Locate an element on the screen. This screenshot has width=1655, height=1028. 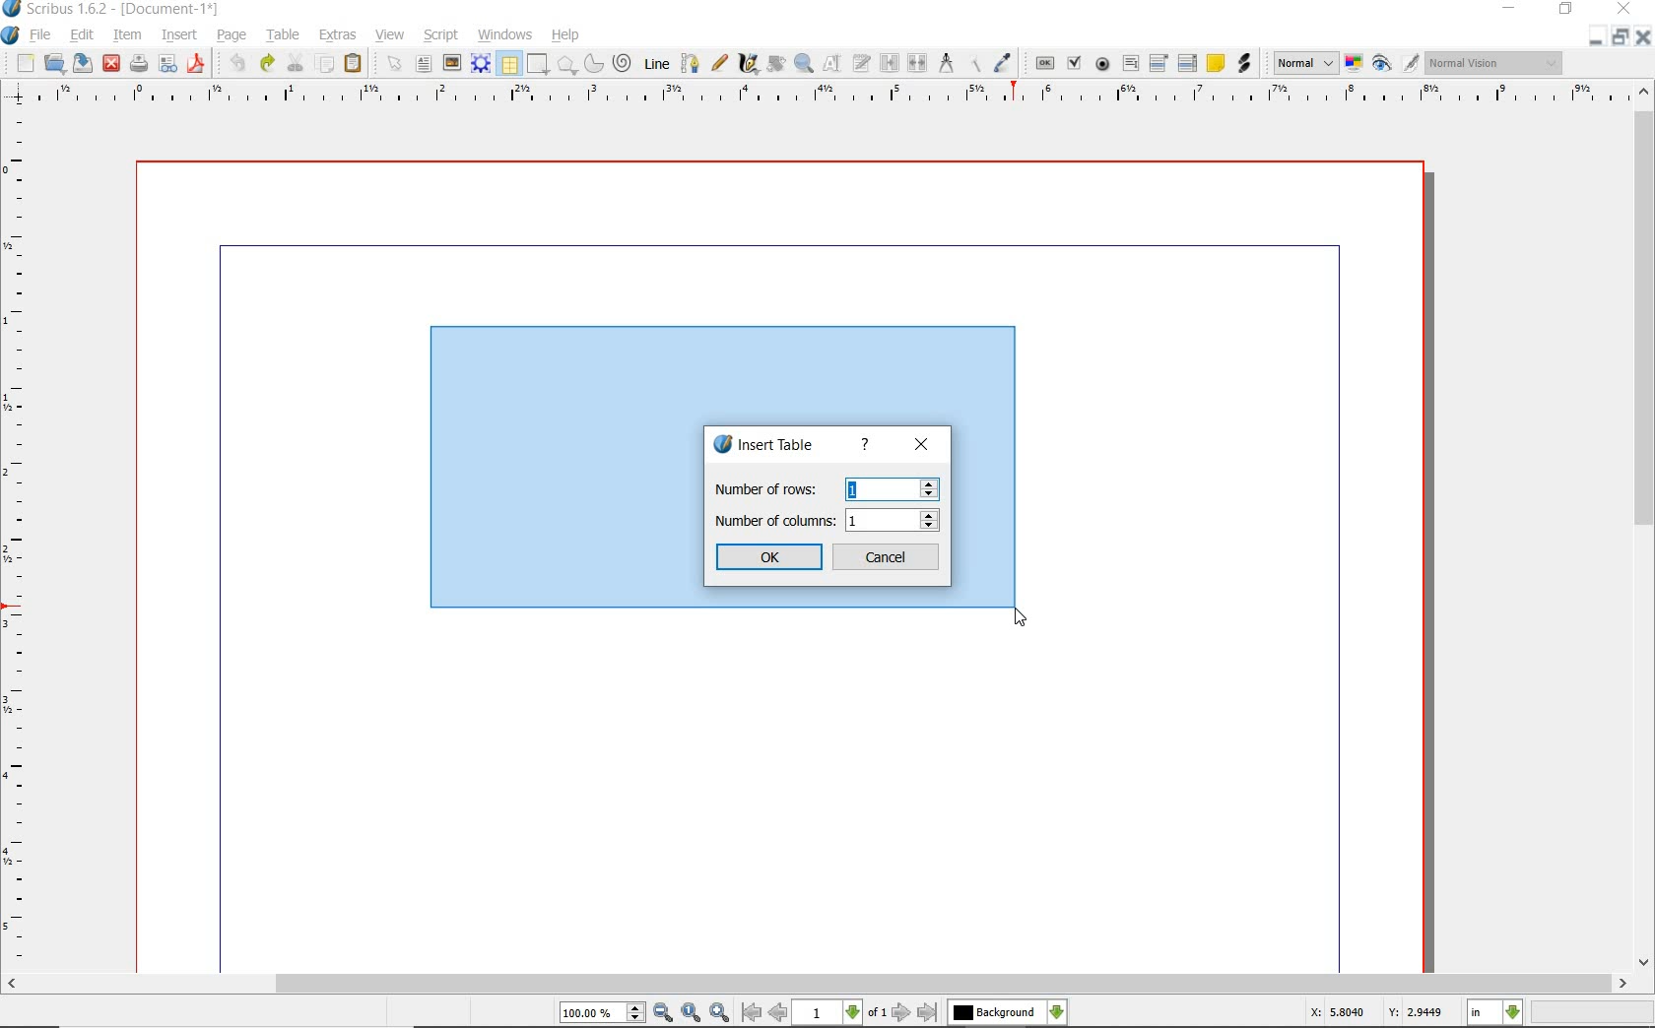
preflight verifier is located at coordinates (167, 65).